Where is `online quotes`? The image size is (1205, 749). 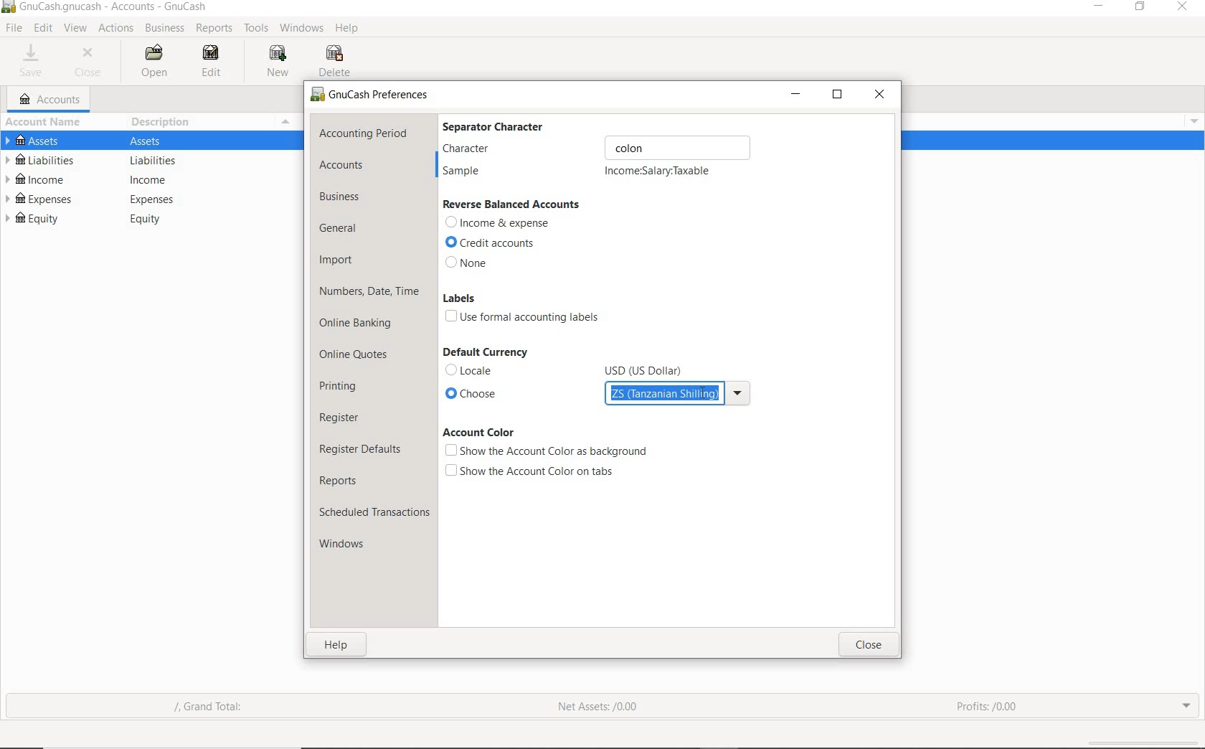
online quotes is located at coordinates (359, 356).